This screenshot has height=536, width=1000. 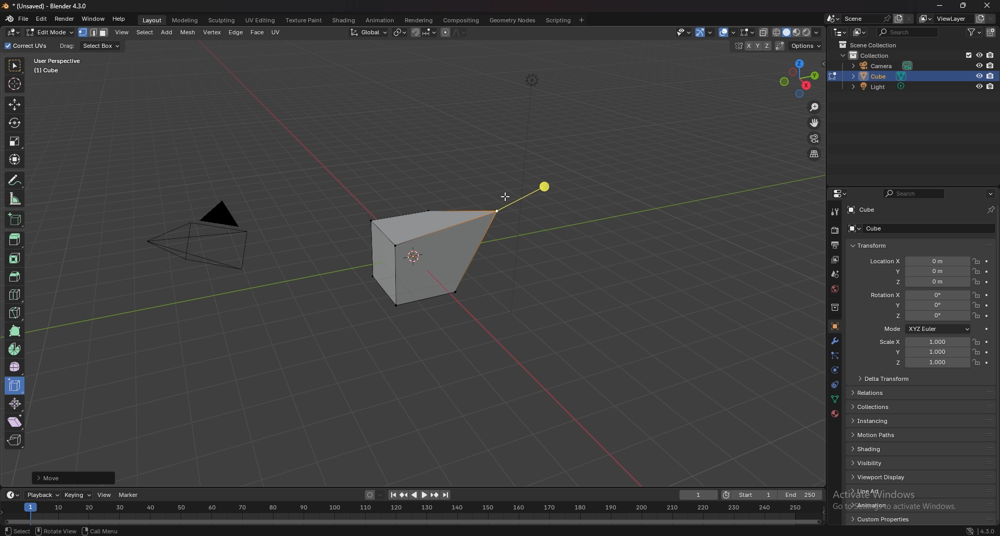 What do you see at coordinates (805, 46) in the screenshot?
I see `options` at bounding box center [805, 46].